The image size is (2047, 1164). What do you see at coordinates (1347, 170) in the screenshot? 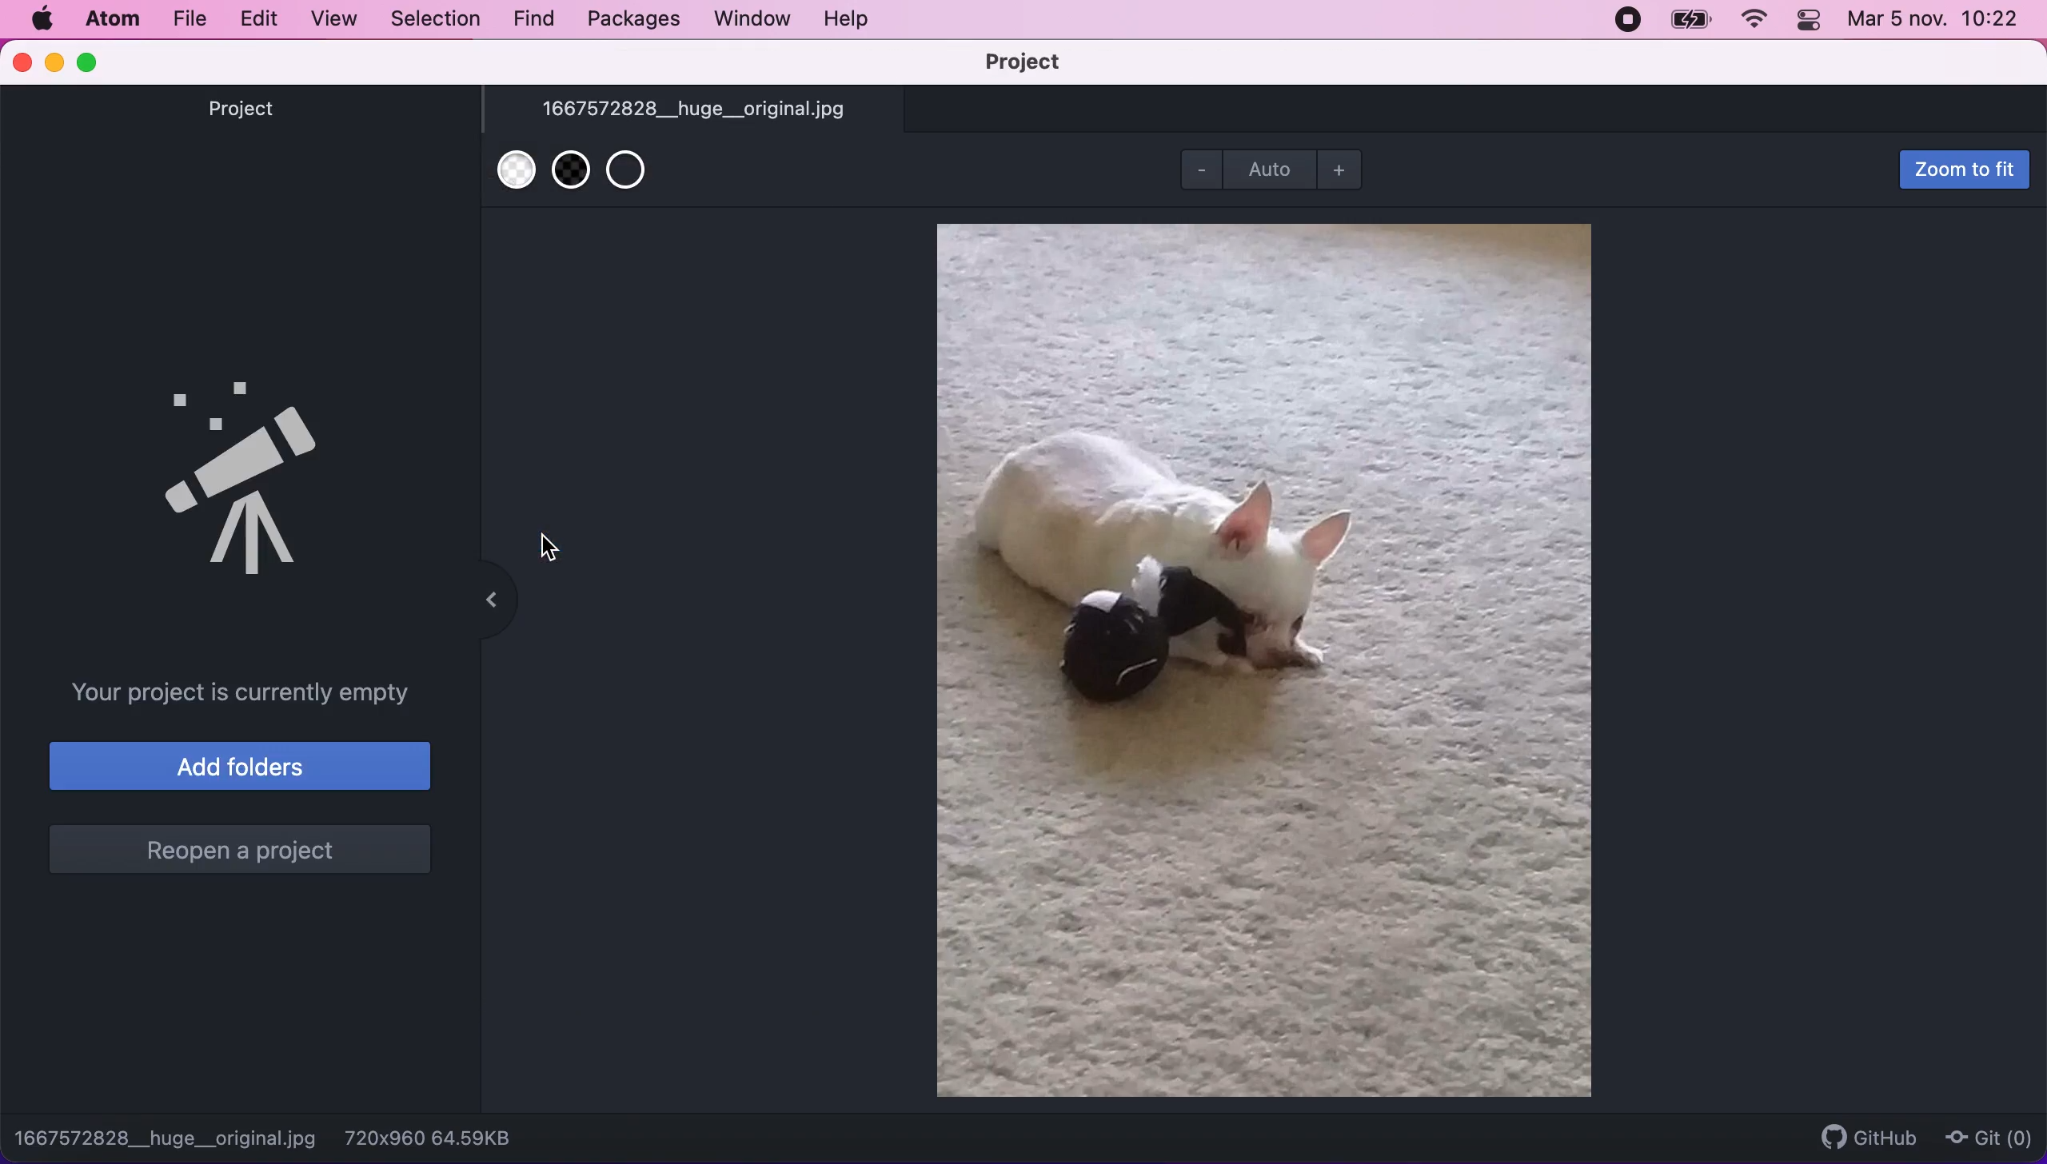
I see `zoom in` at bounding box center [1347, 170].